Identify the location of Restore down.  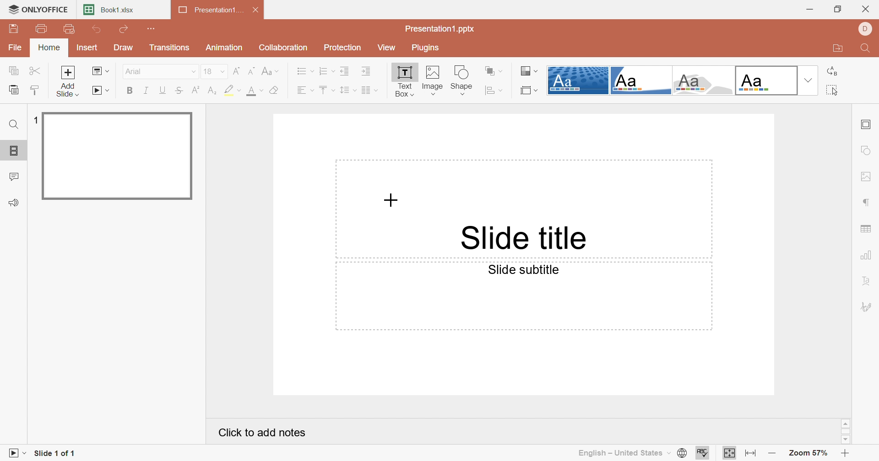
(838, 8).